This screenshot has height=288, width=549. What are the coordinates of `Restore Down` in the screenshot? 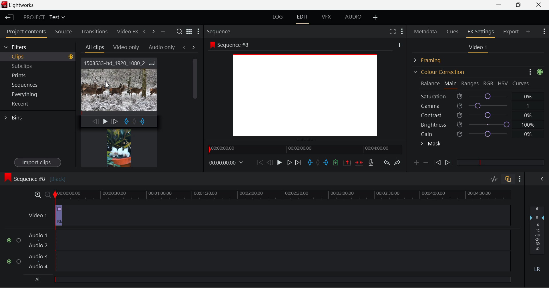 It's located at (501, 5).